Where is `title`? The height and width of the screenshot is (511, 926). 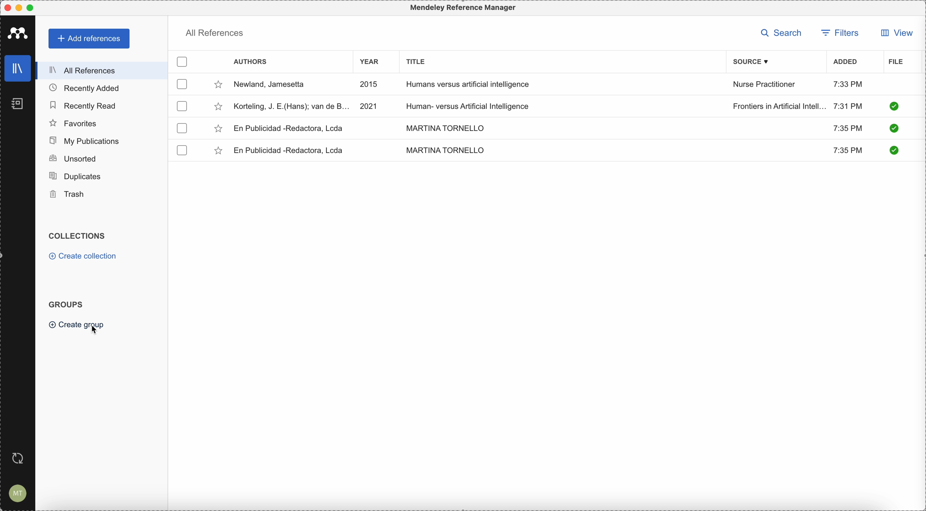 title is located at coordinates (414, 61).